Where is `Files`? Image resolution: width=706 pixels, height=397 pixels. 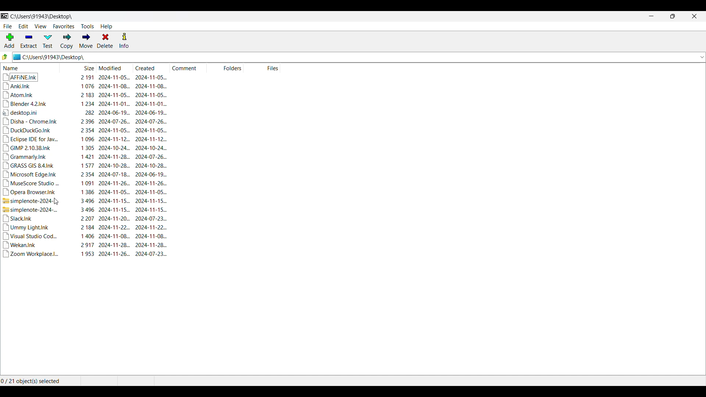 Files is located at coordinates (262, 68).